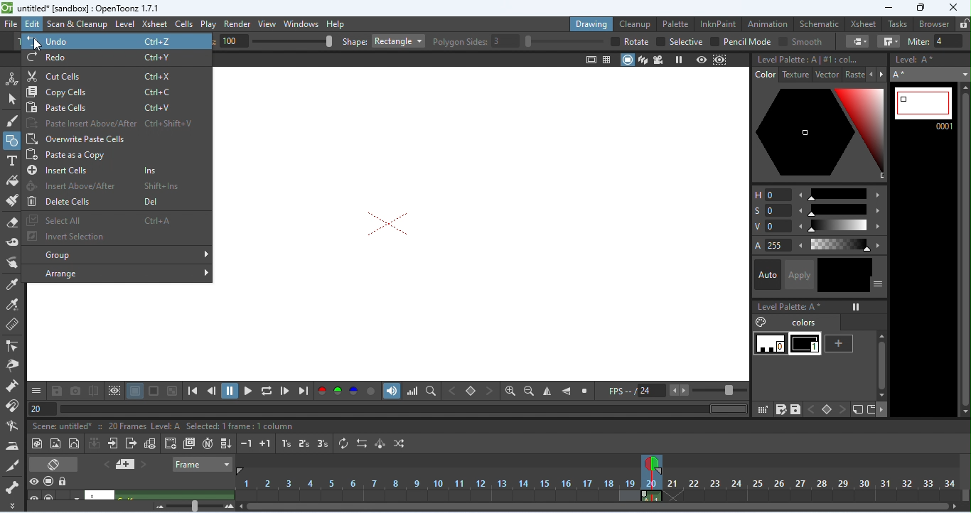 The height and width of the screenshot is (513, 971). What do you see at coordinates (763, 411) in the screenshot?
I see `click and drag palette into studio palette` at bounding box center [763, 411].